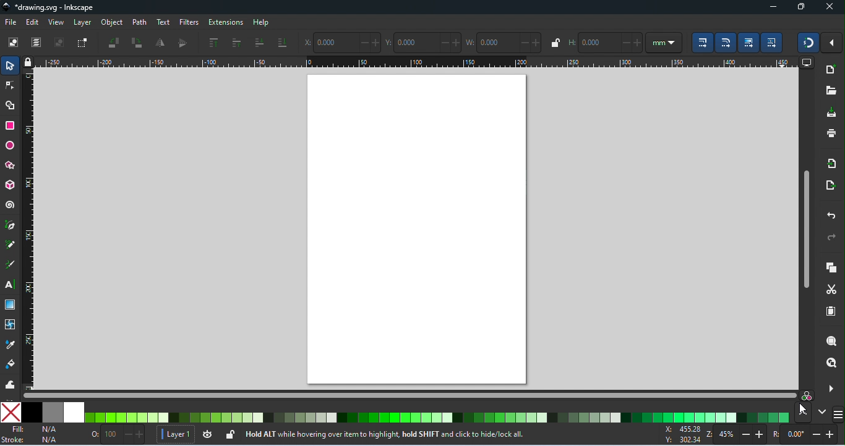 This screenshot has height=446, width=845. Describe the element at coordinates (830, 313) in the screenshot. I see `paste` at that location.